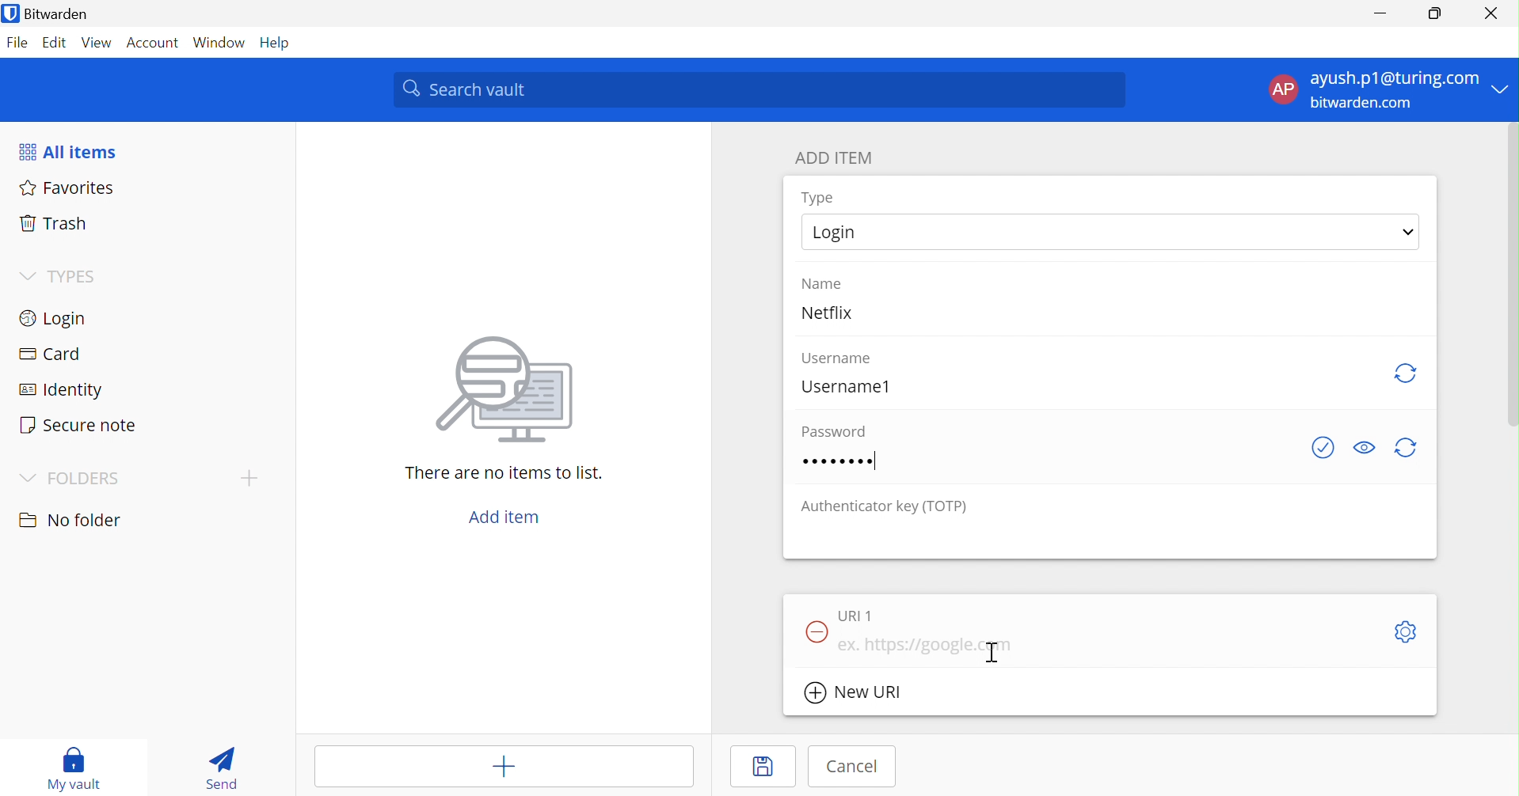 The image size is (1519, 796). Describe the element at coordinates (927, 645) in the screenshot. I see `ex. https://google.com` at that location.